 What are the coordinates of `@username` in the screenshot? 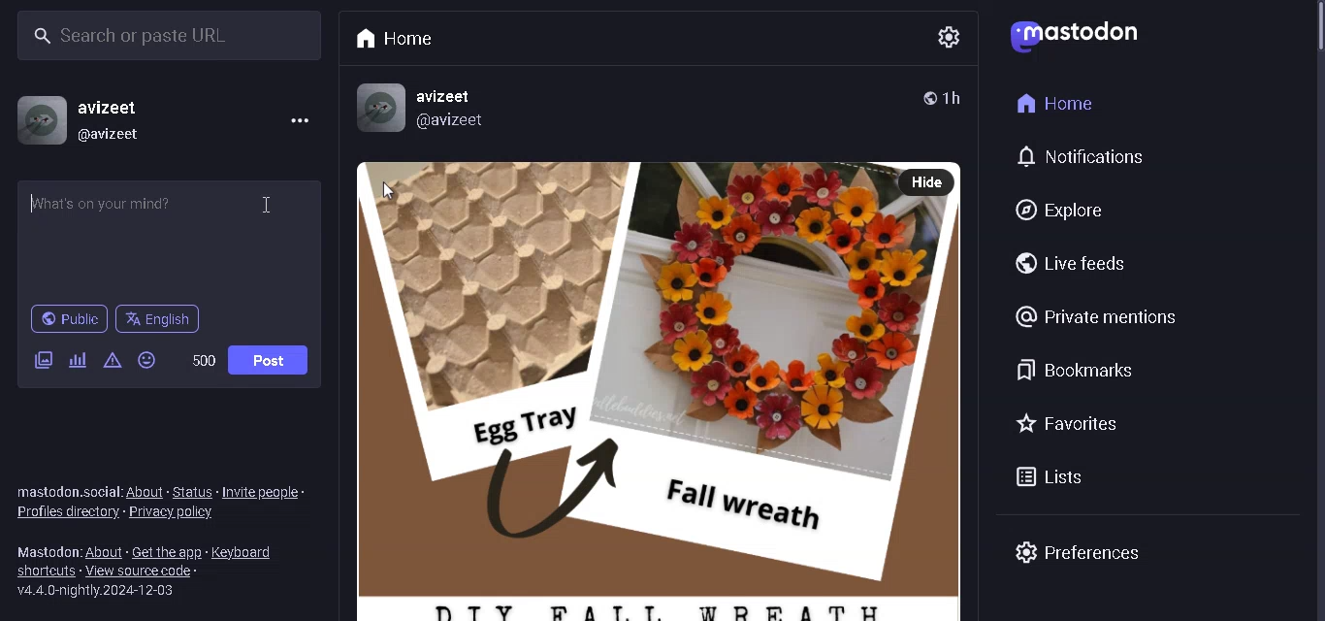 It's located at (465, 123).